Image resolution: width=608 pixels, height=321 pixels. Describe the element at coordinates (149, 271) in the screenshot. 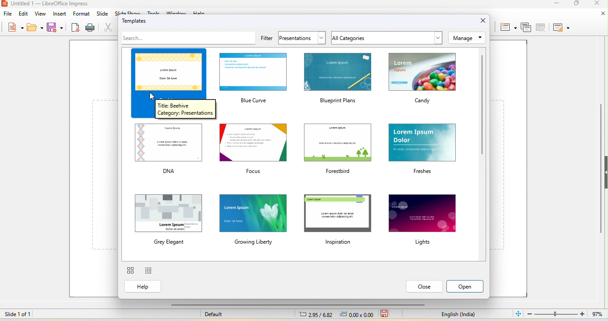

I see `list view` at that location.